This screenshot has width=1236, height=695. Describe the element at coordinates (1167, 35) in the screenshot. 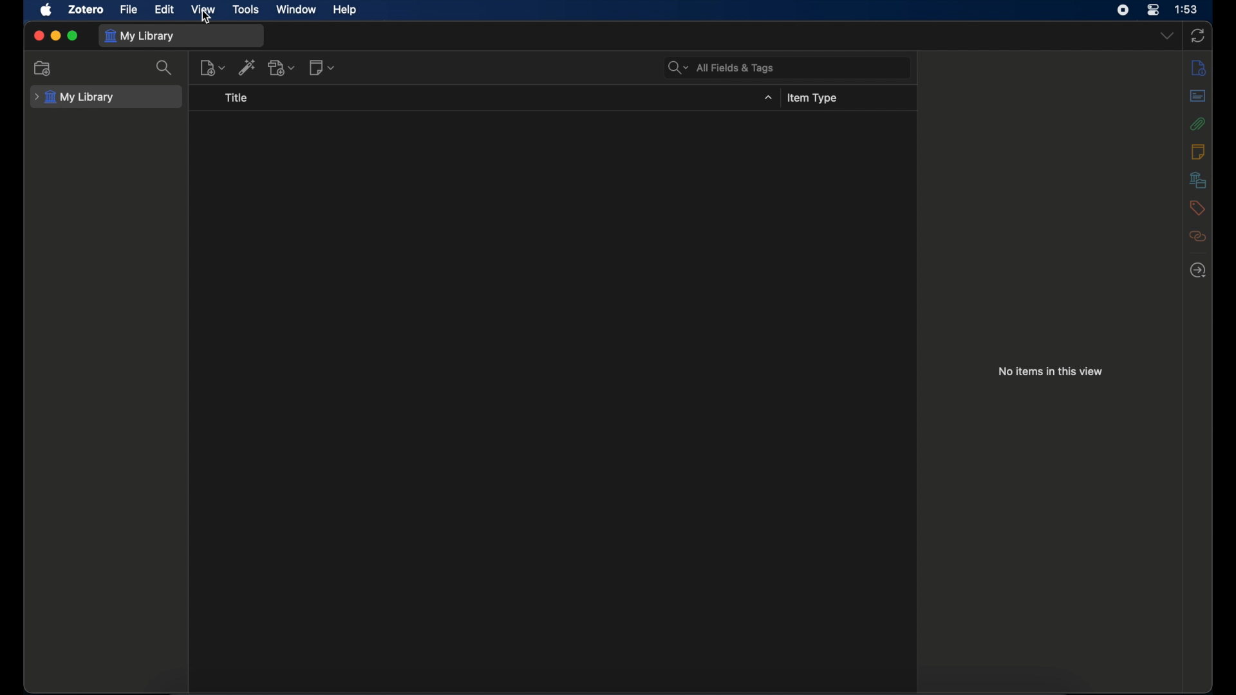

I see `dropdown` at that location.